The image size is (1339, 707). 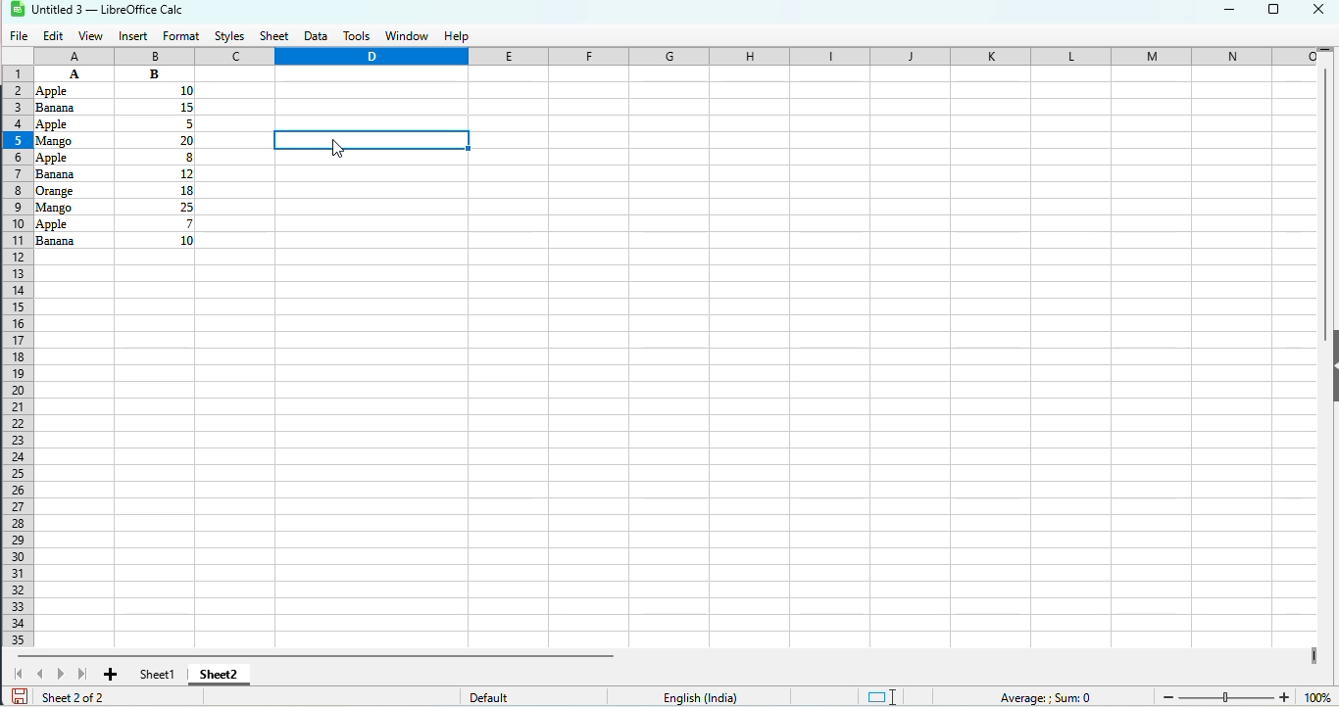 What do you see at coordinates (1318, 697) in the screenshot?
I see `zoom` at bounding box center [1318, 697].